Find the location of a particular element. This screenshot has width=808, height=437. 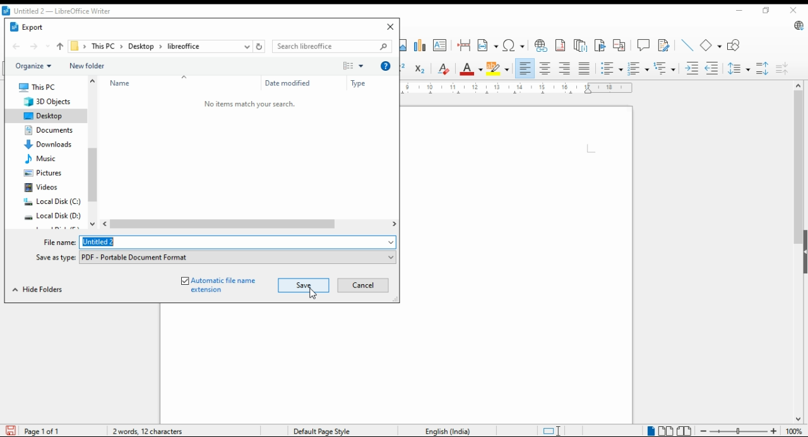

insert hyperlink is located at coordinates (541, 45).